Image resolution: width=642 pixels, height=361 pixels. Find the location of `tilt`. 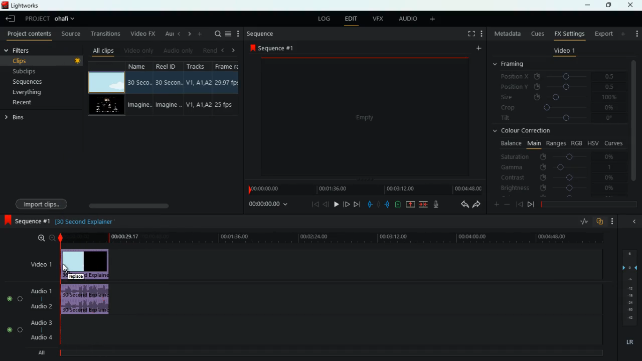

tilt is located at coordinates (559, 119).